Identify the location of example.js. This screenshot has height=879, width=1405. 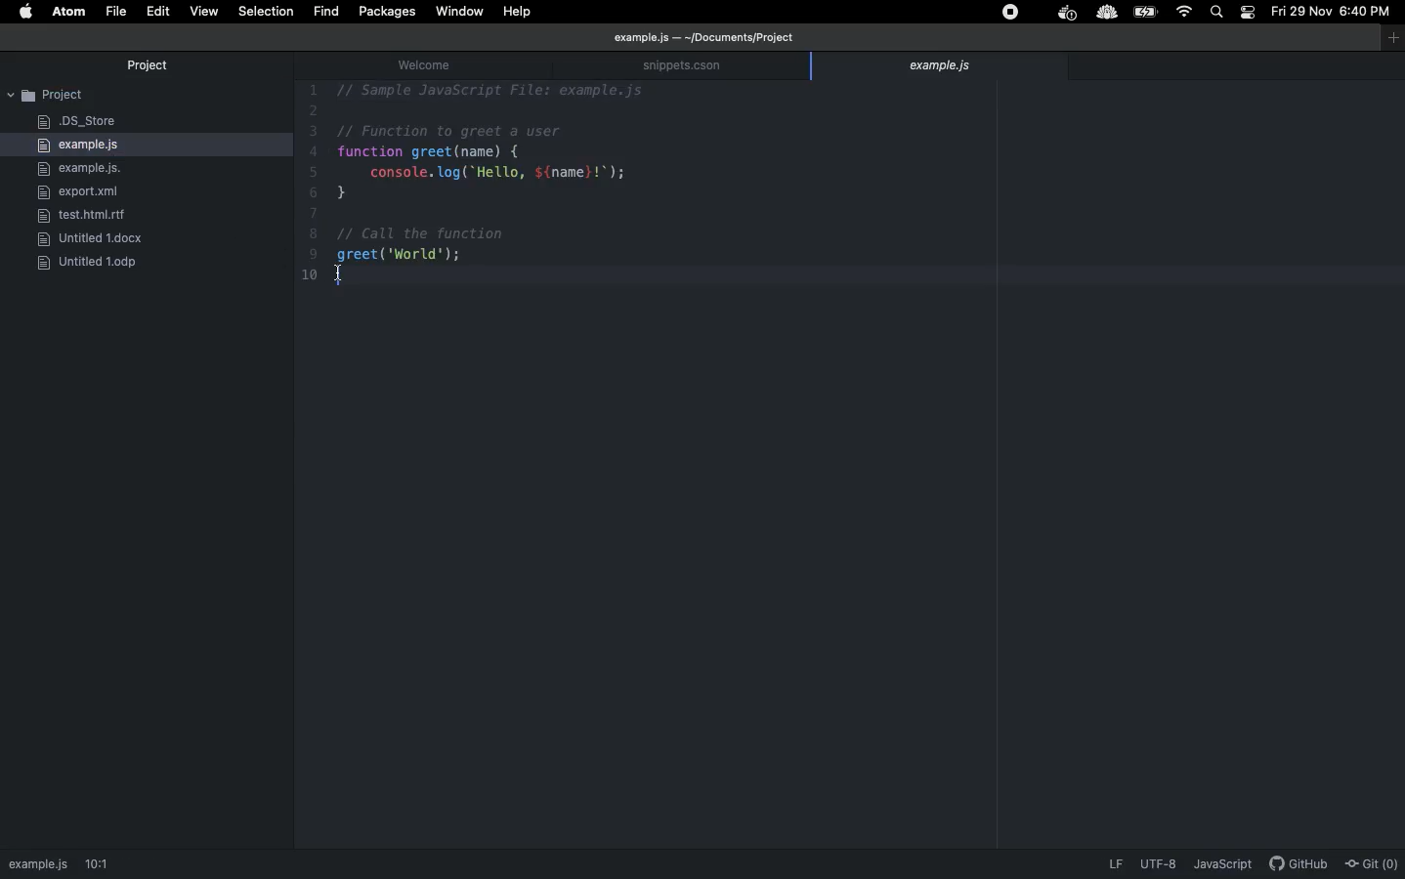
(944, 65).